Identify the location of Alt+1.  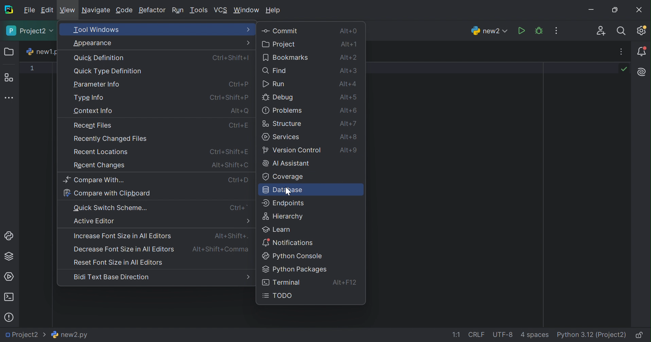
(348, 44).